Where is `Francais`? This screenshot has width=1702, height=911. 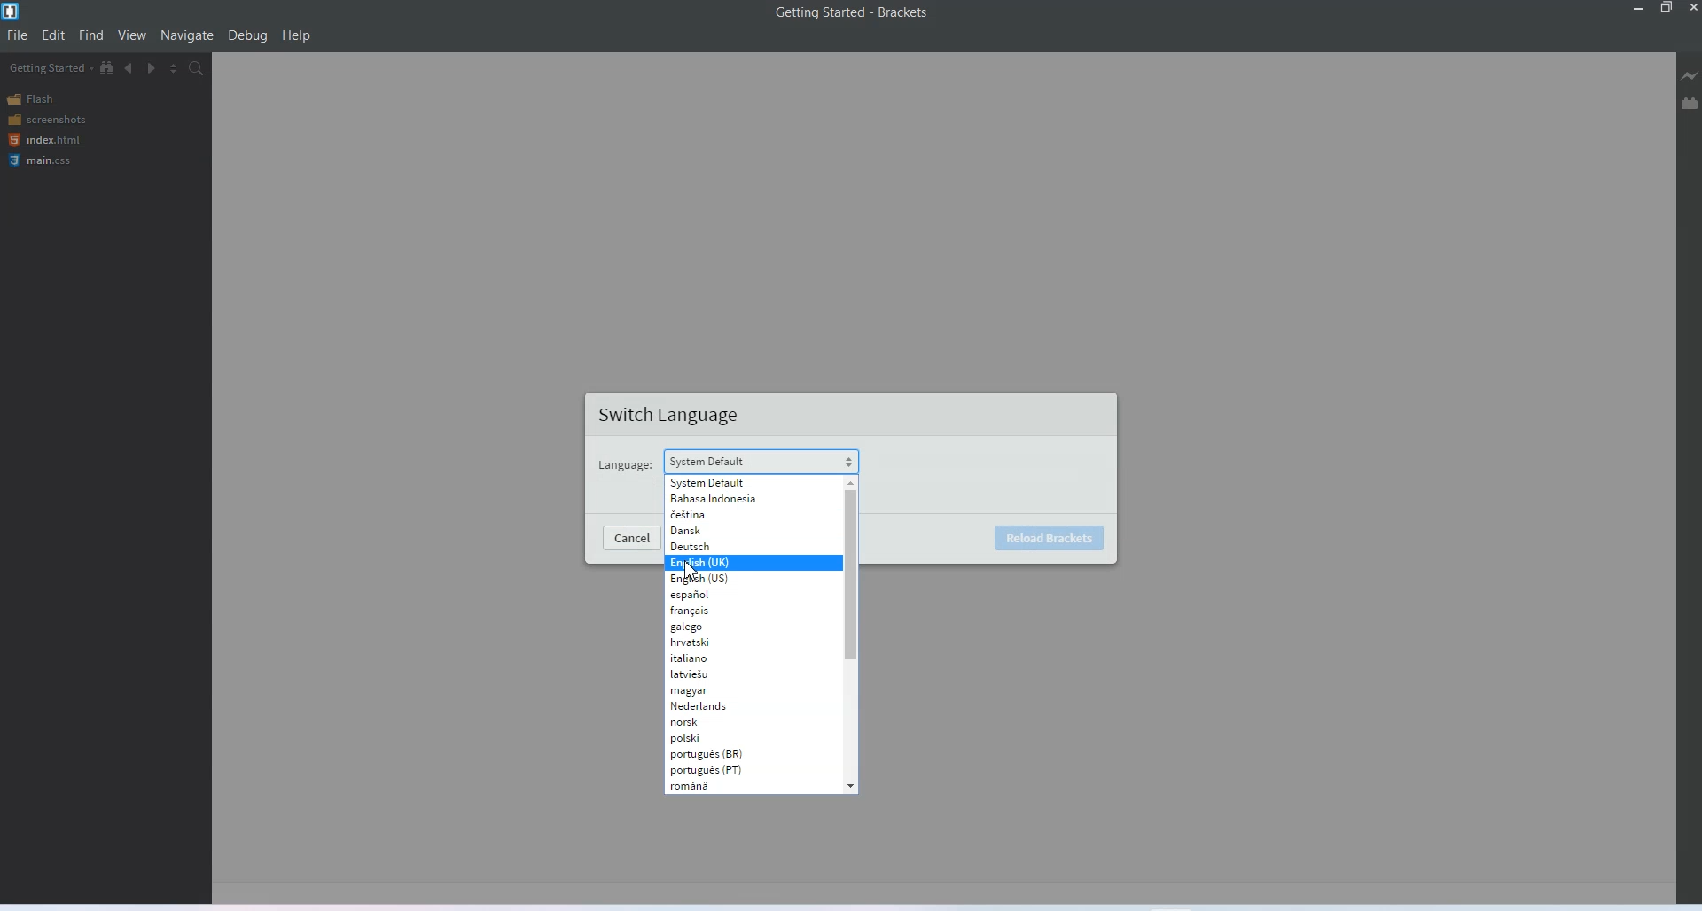
Francais is located at coordinates (736, 611).